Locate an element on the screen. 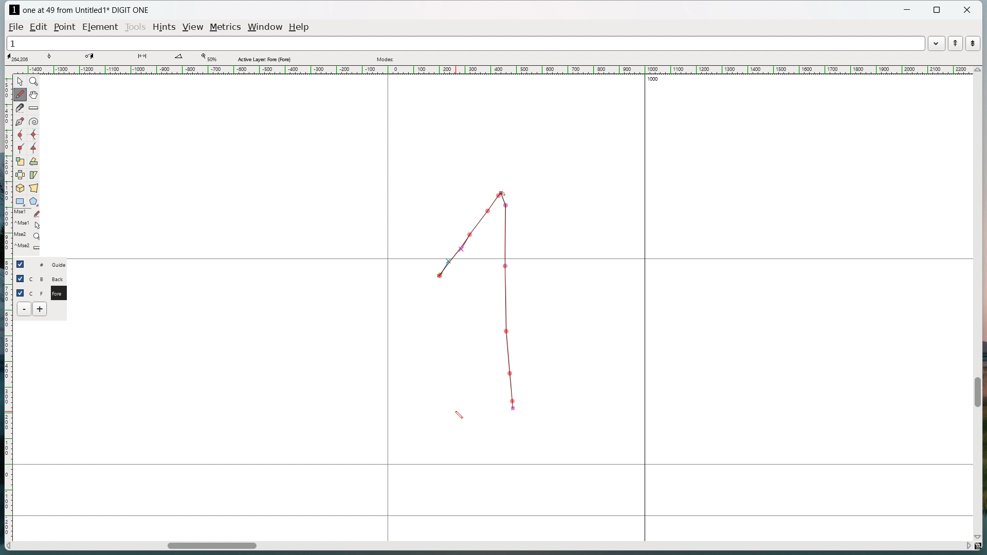 The height and width of the screenshot is (555, 987). cursor is located at coordinates (461, 415).